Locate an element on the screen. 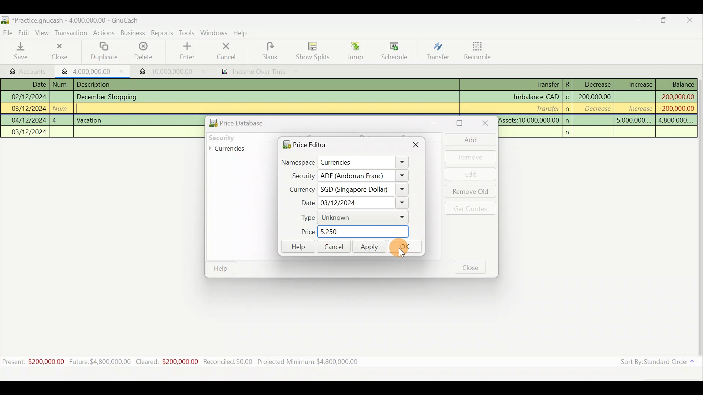 Image resolution: width=703 pixels, height=395 pixels. -200,000,000 is located at coordinates (676, 96).